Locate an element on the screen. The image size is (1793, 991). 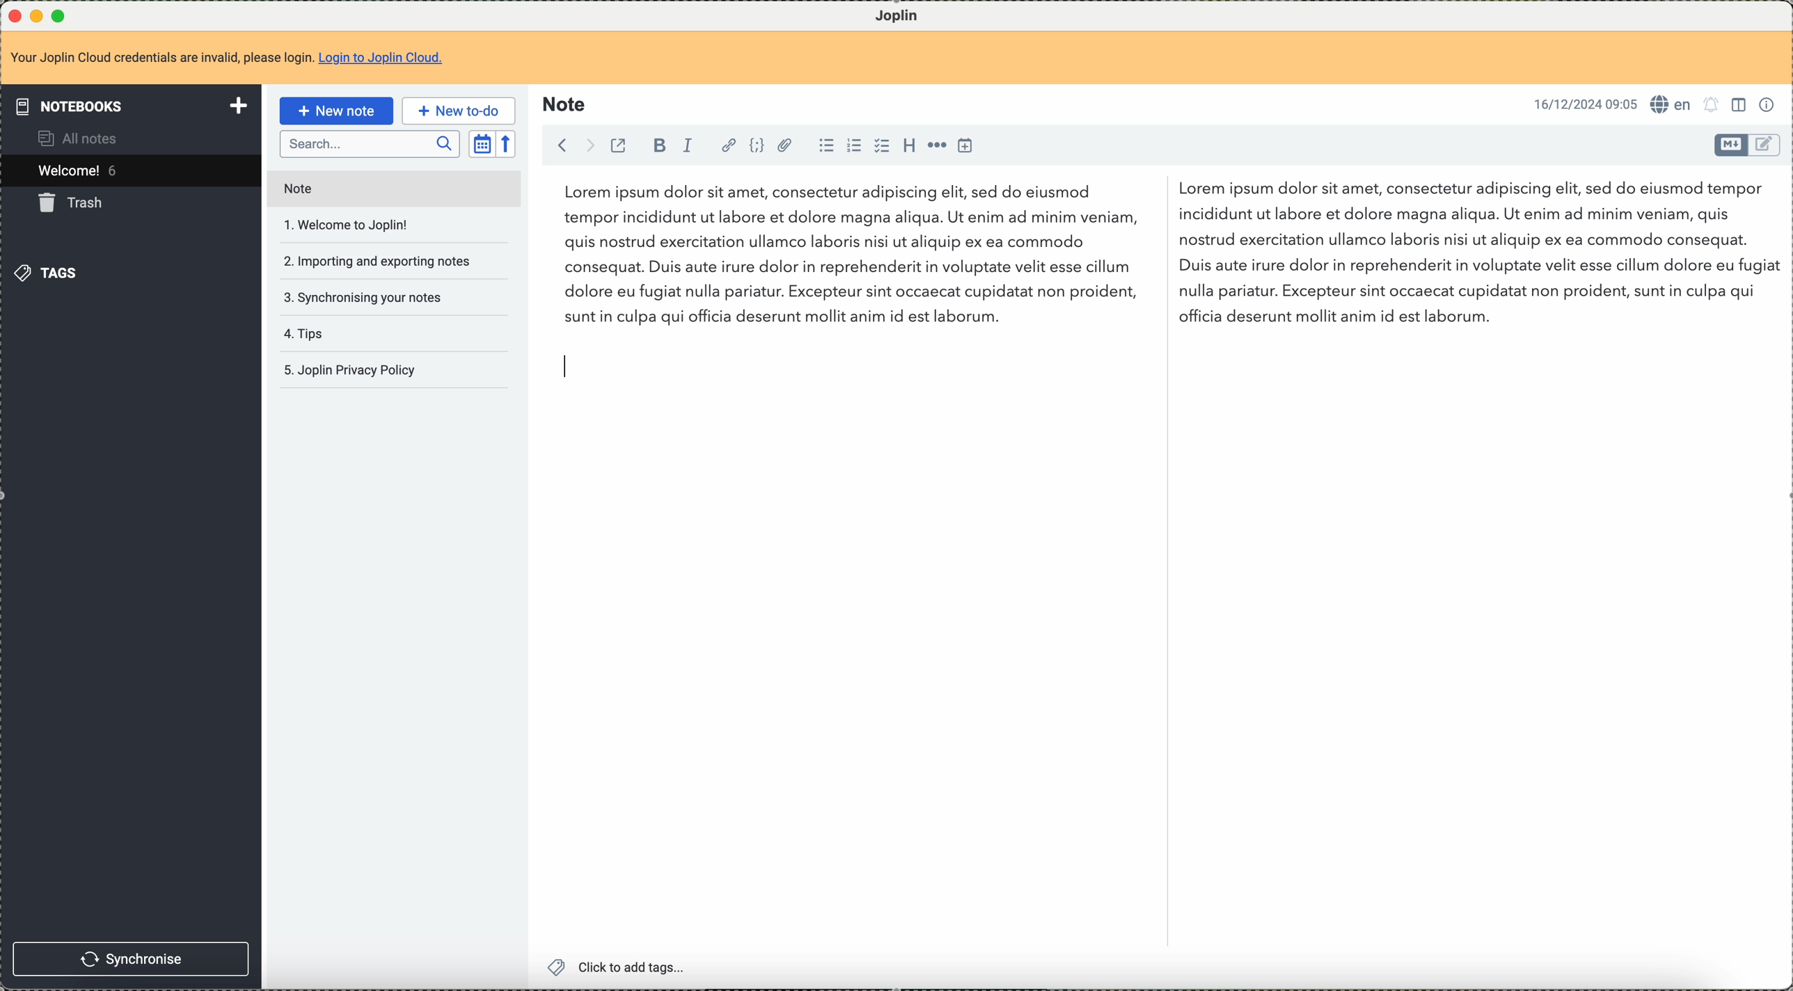
importing and exporting notes is located at coordinates (381, 262).